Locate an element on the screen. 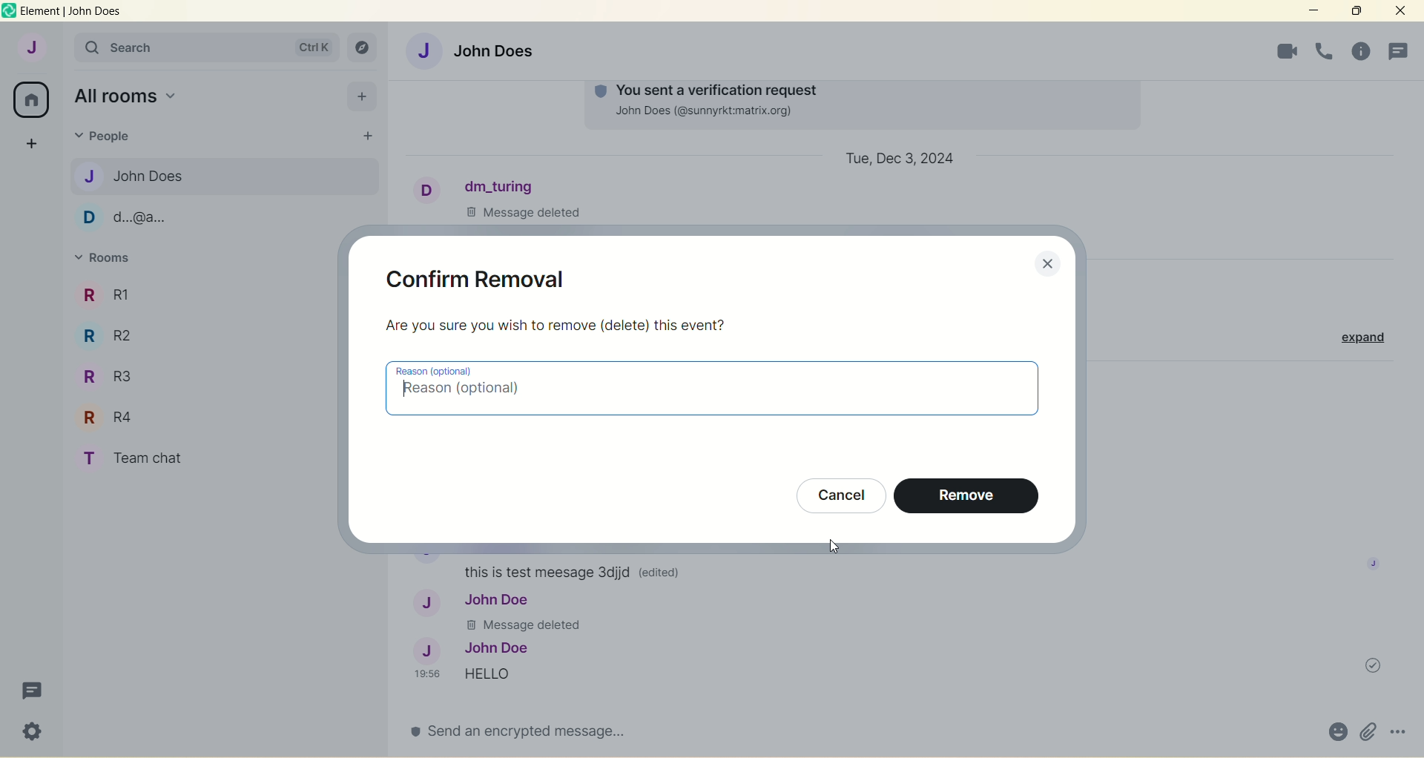  Message deleted is located at coordinates (531, 625).